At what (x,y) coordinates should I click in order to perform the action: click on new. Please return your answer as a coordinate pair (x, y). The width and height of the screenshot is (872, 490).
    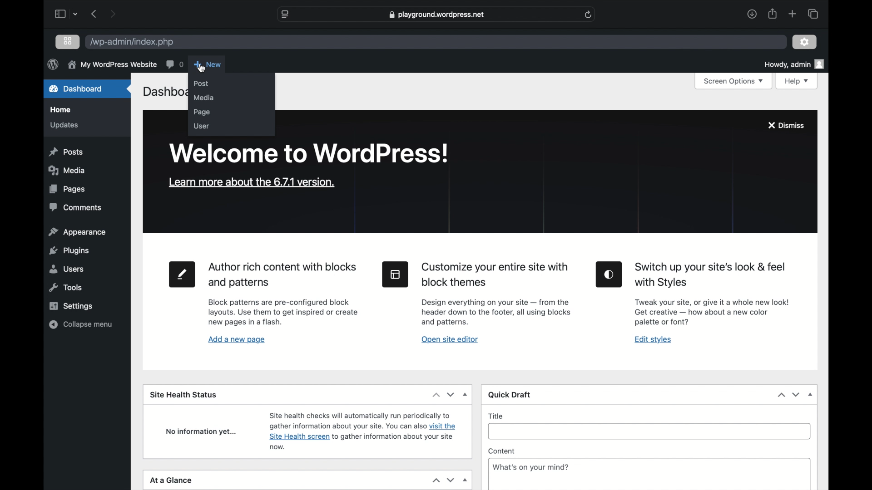
    Looking at the image, I should click on (208, 64).